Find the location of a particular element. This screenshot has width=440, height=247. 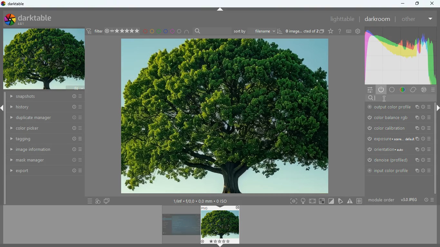

image information is located at coordinates (46, 150).